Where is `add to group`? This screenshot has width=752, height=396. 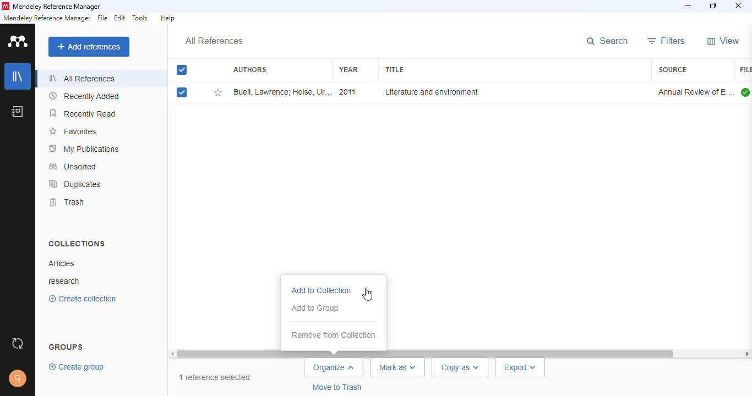 add to group is located at coordinates (315, 309).